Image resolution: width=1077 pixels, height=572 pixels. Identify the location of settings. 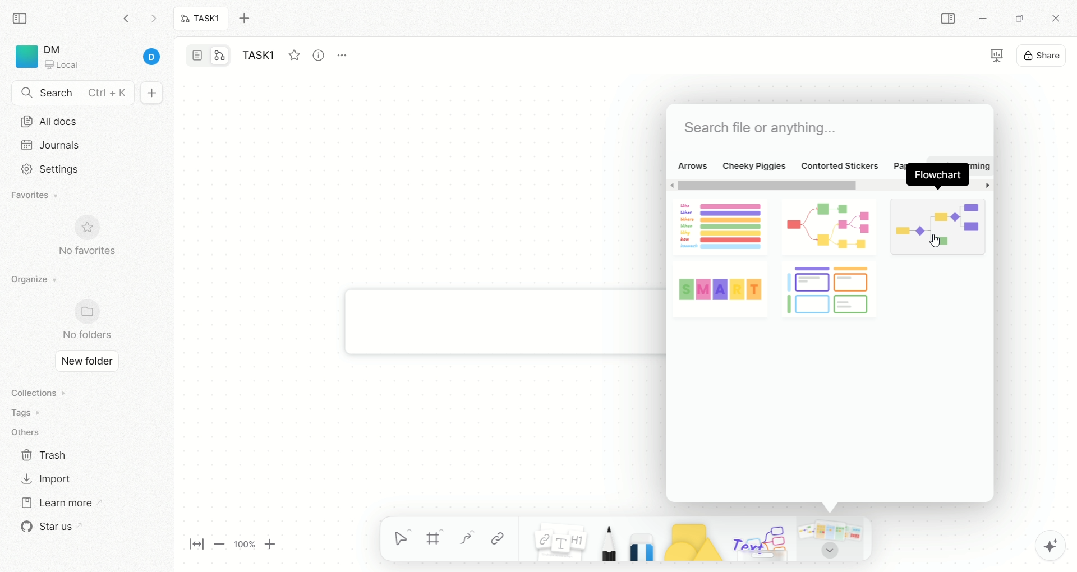
(47, 169).